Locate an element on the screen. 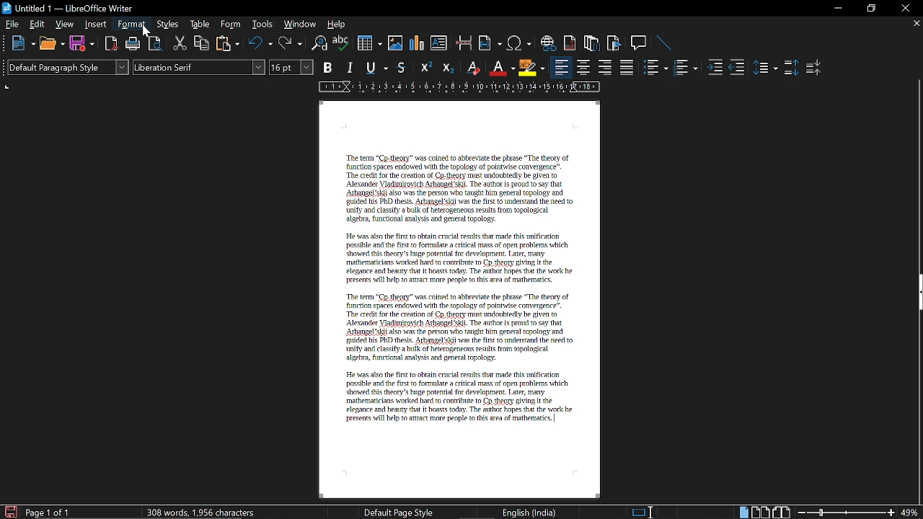 The width and height of the screenshot is (923, 519). Underline is located at coordinates (378, 68).